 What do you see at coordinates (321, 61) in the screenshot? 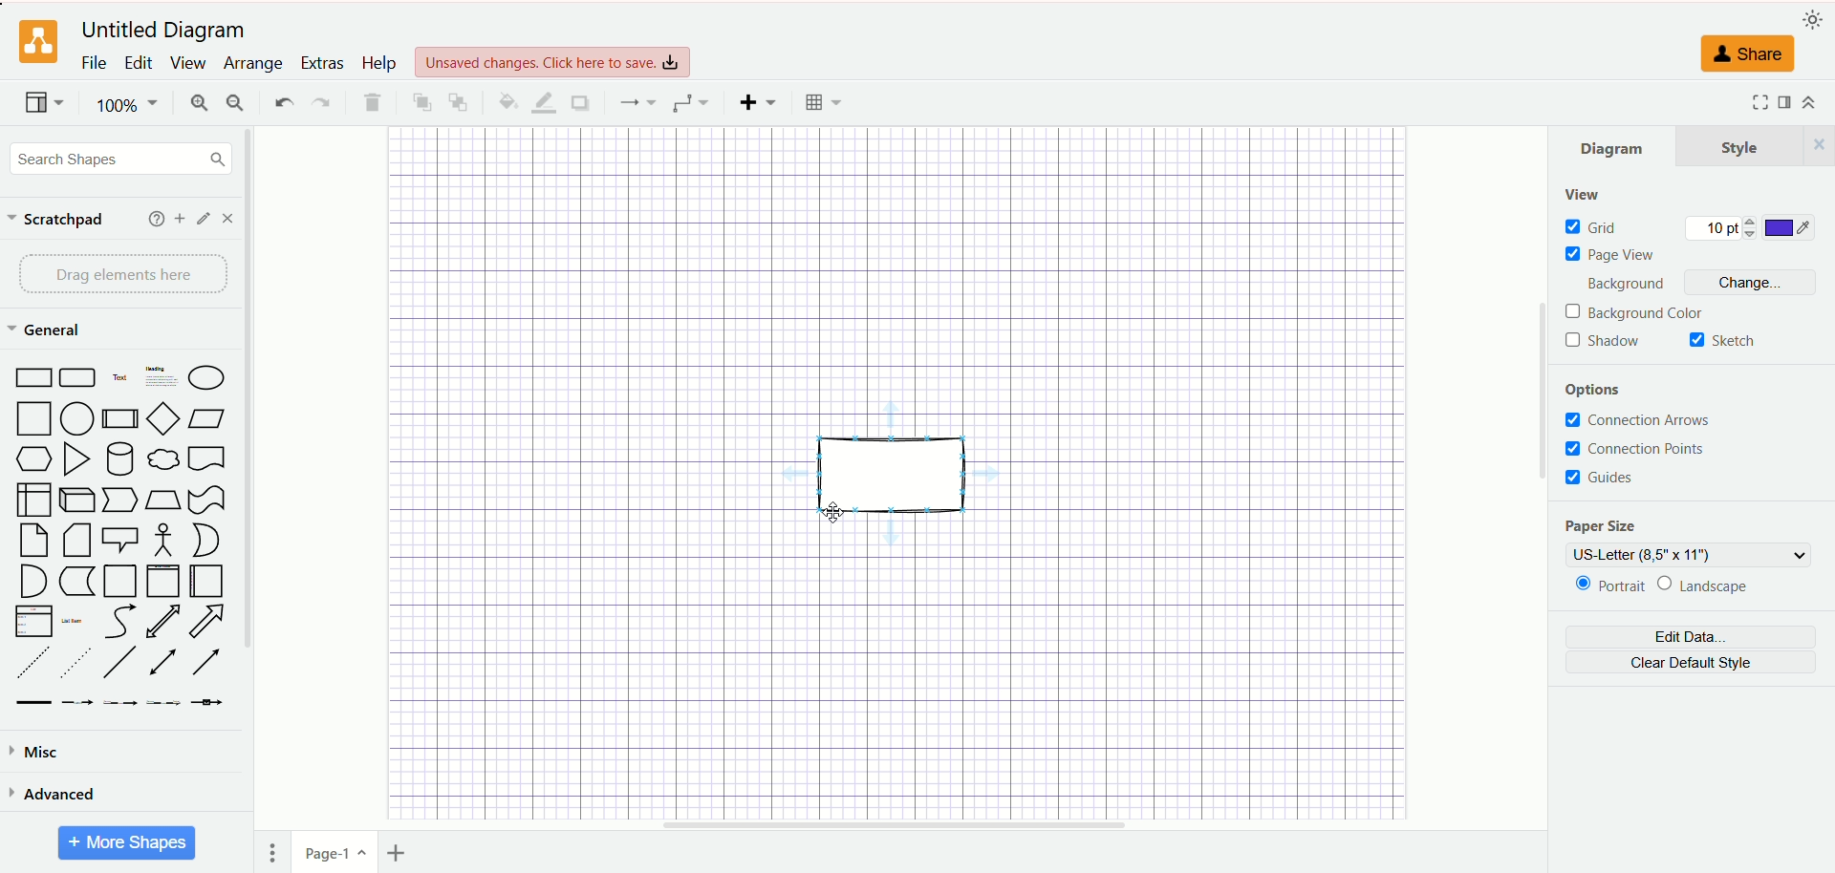
I see `extras` at bounding box center [321, 61].